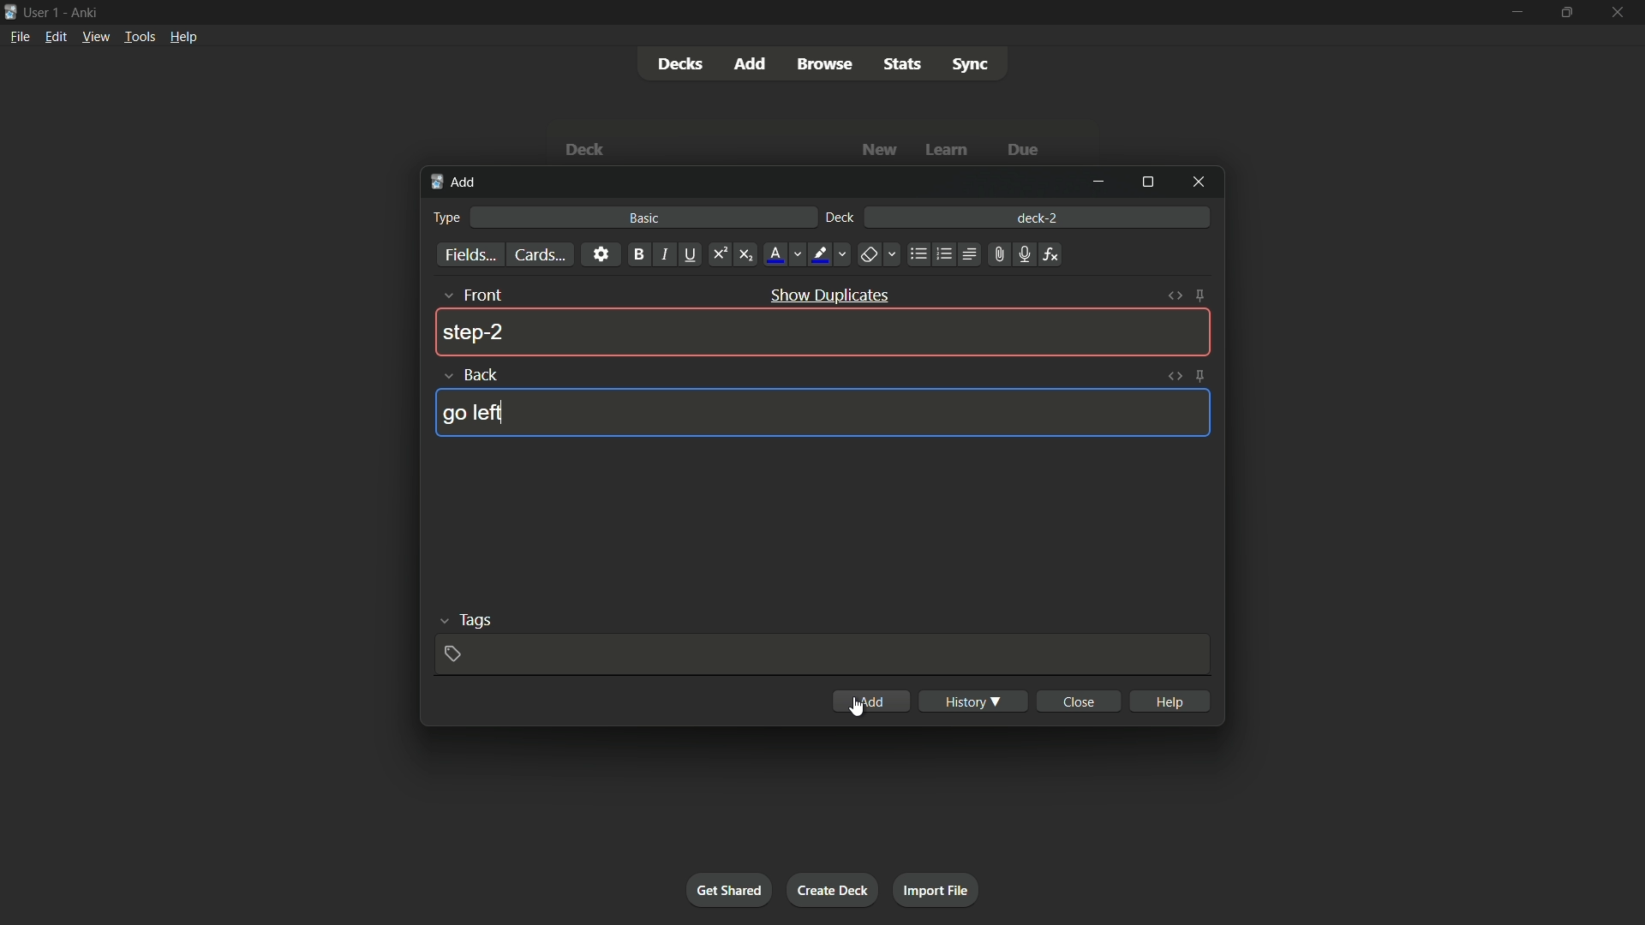 This screenshot has height=925, width=1645. What do you see at coordinates (748, 63) in the screenshot?
I see `add` at bounding box center [748, 63].